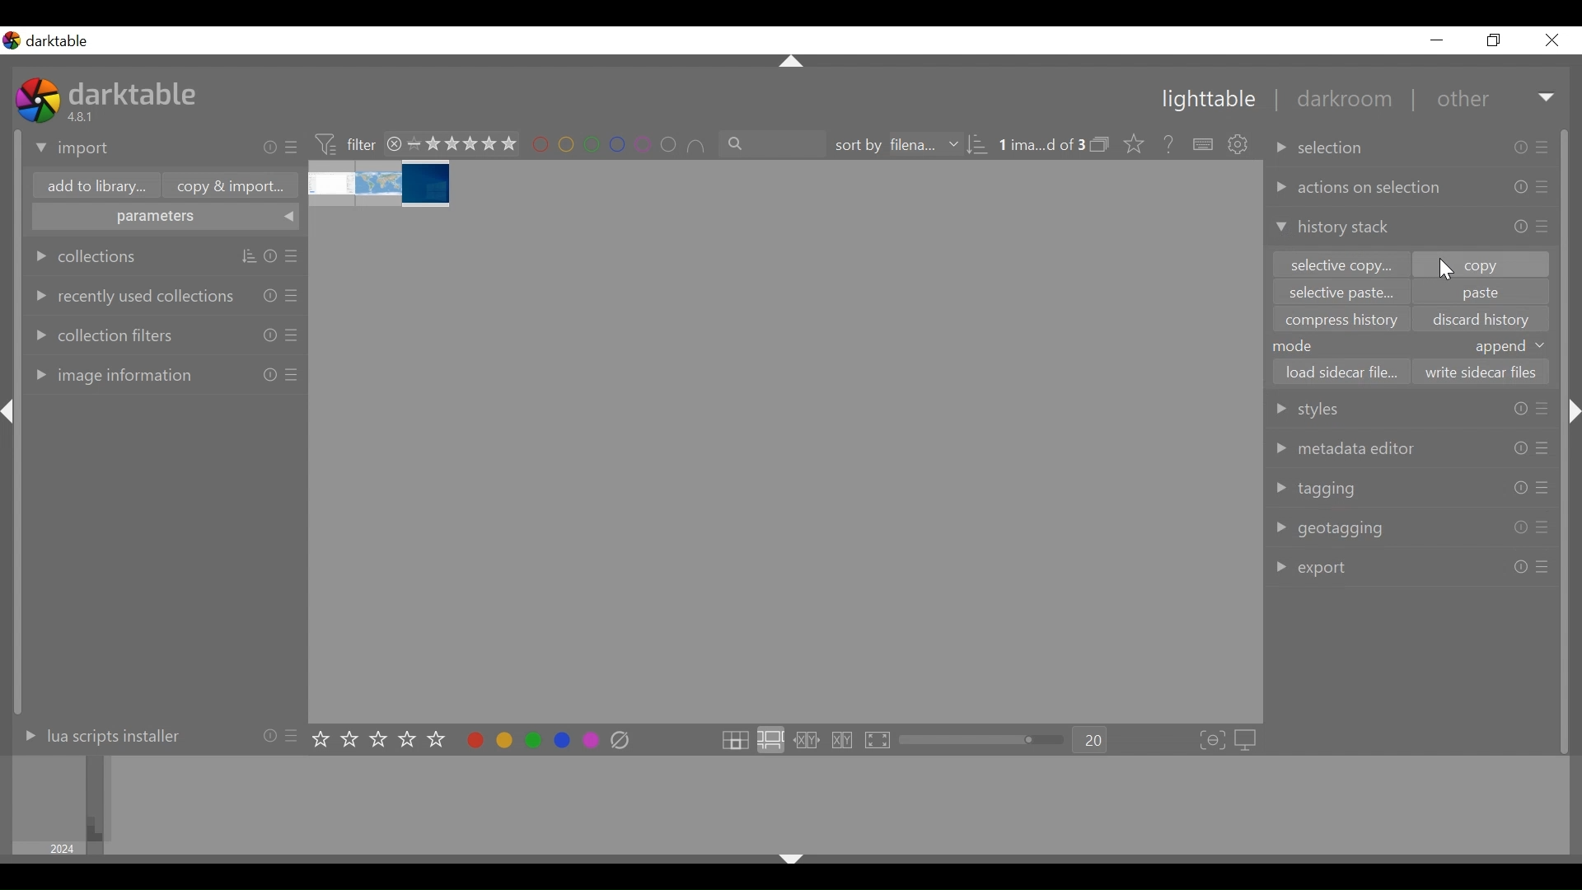 The image size is (1582, 890). What do you see at coordinates (790, 862) in the screenshot?
I see `Collapse ` at bounding box center [790, 862].